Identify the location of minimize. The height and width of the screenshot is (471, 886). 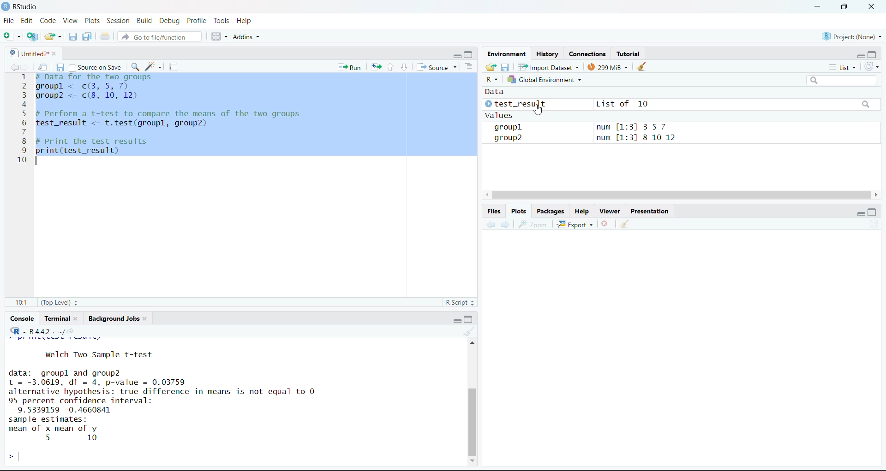
(861, 56).